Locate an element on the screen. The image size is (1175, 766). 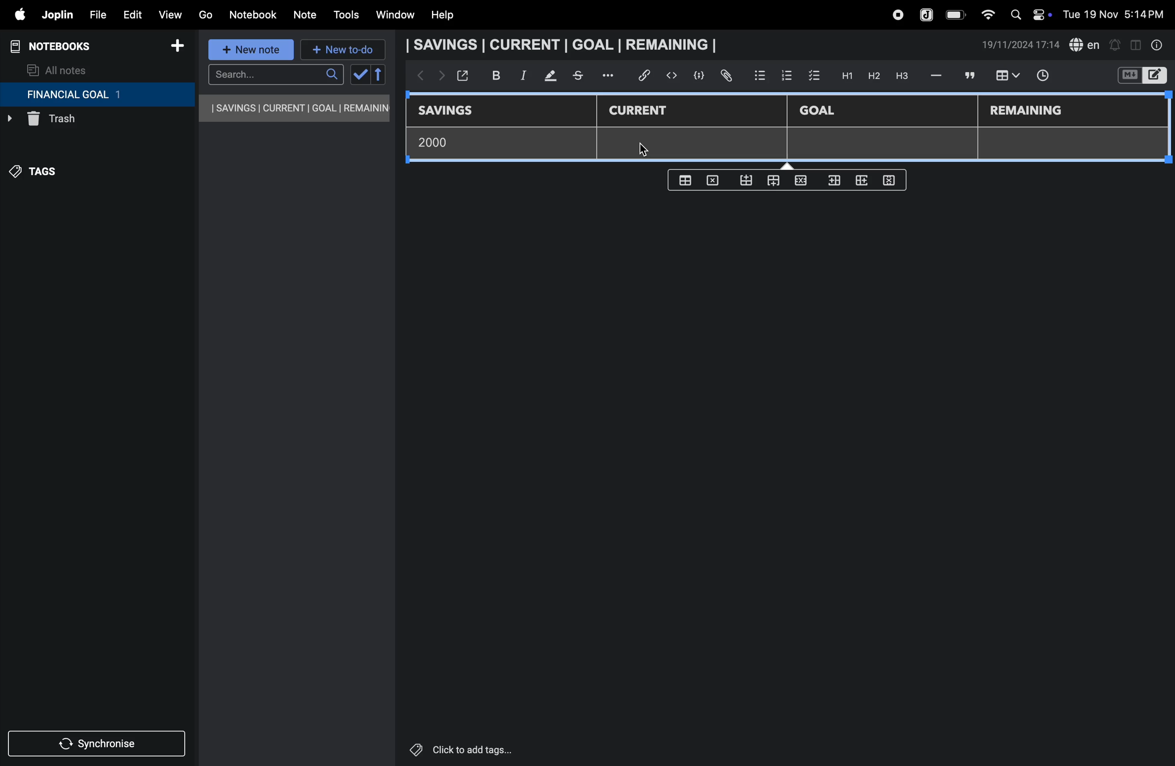
savings current goal remaining is located at coordinates (295, 108).